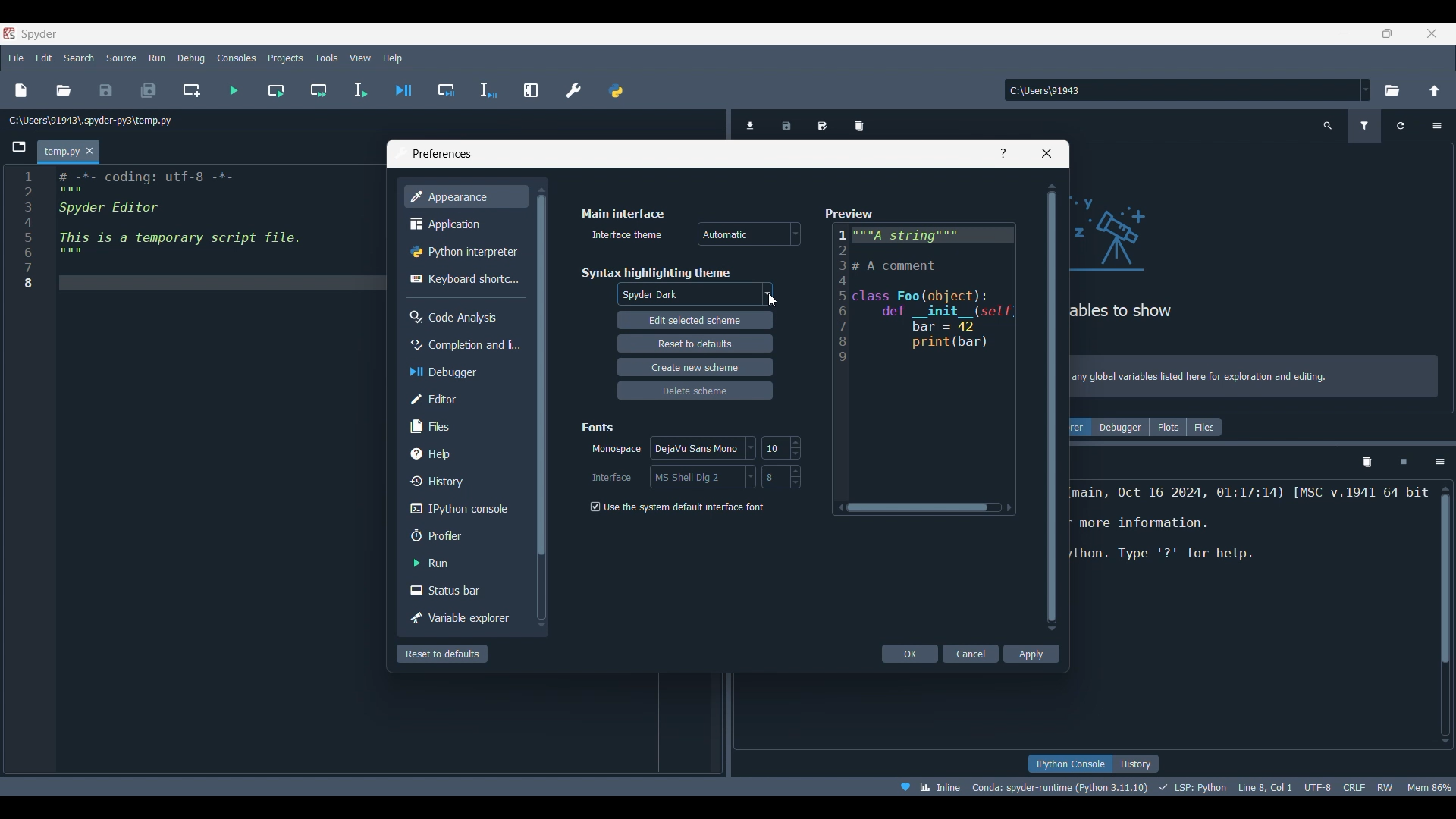 This screenshot has height=819, width=1456. I want to click on Cancel , so click(972, 654).